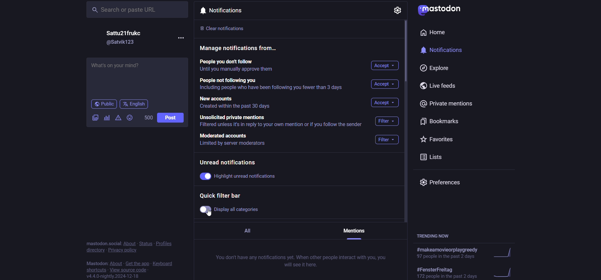 The width and height of the screenshot is (601, 280). I want to click on All, so click(252, 232).